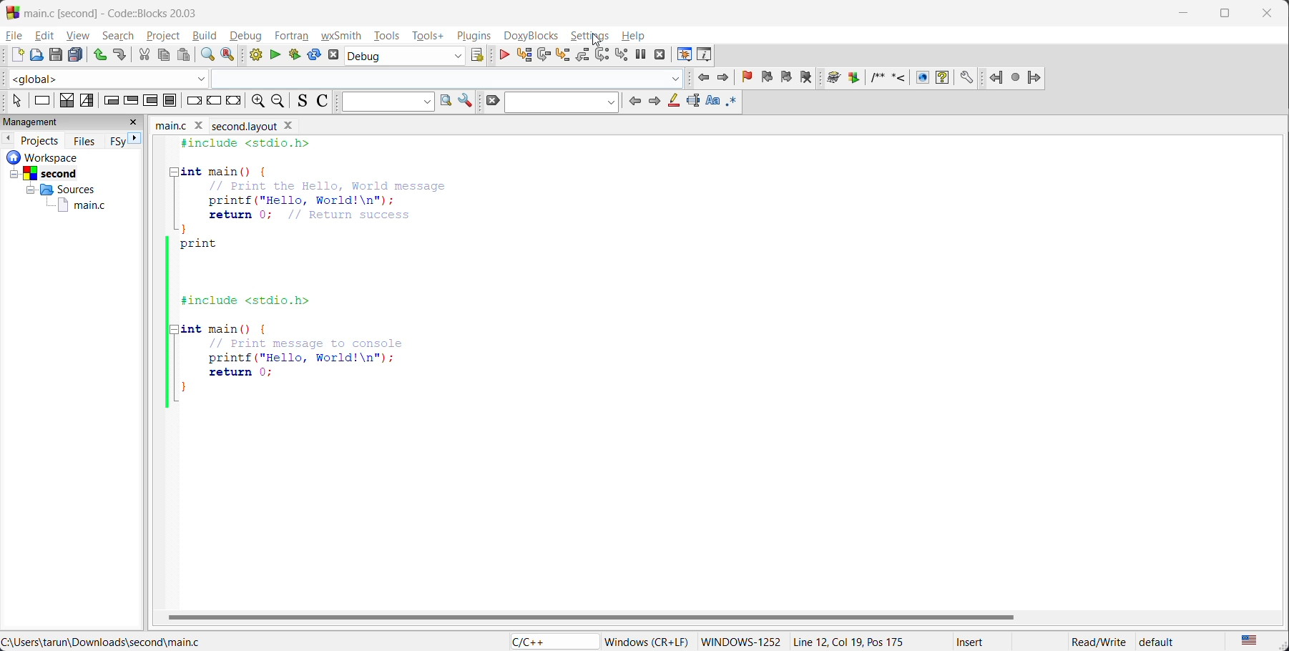  What do you see at coordinates (808, 77) in the screenshot?
I see `clear bookmark` at bounding box center [808, 77].